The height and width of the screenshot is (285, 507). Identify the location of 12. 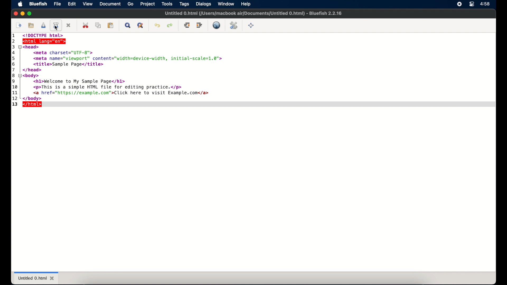
(16, 98).